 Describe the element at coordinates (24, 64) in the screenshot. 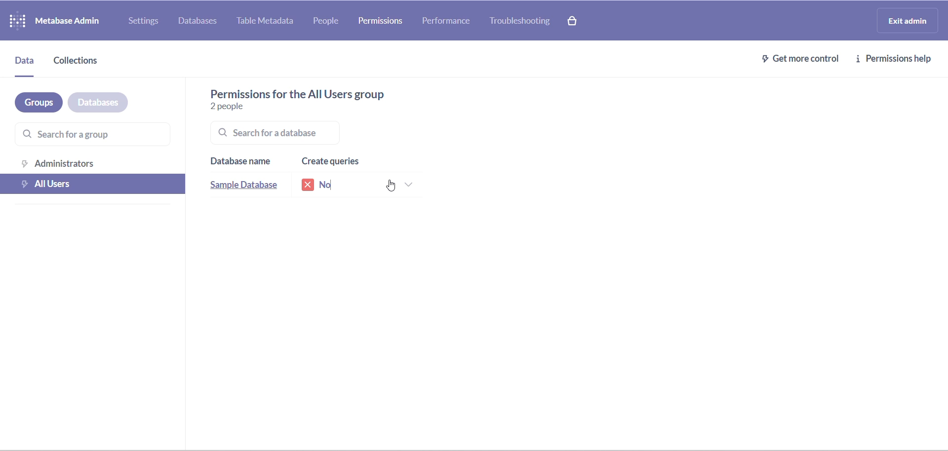

I see `data` at that location.